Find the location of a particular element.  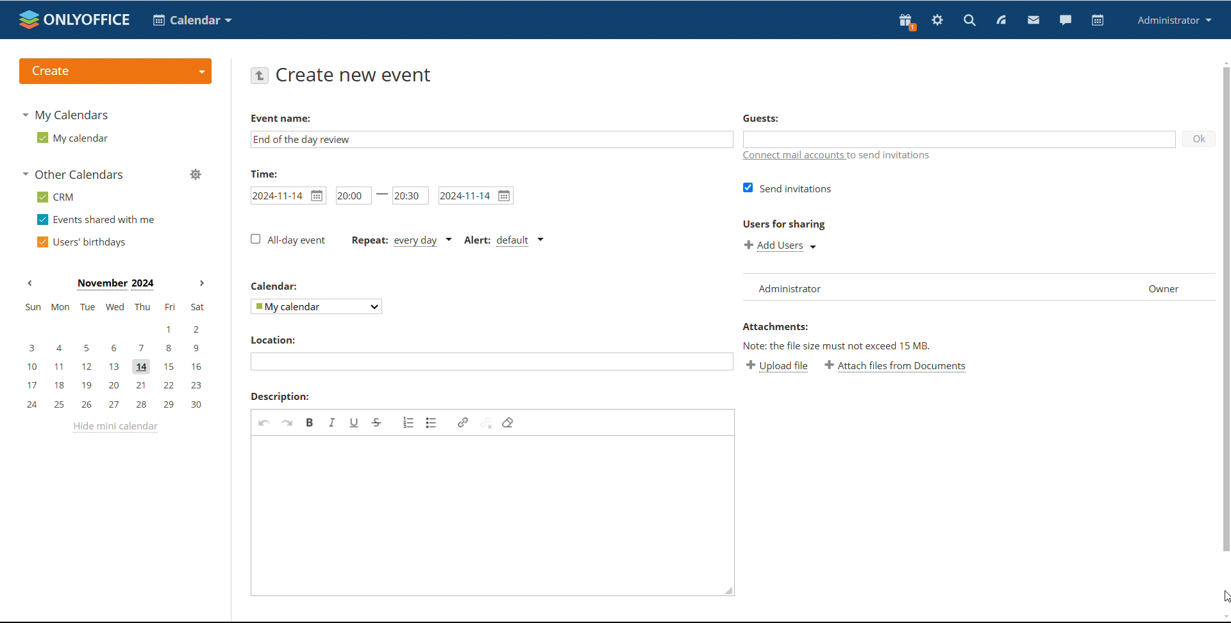

scrollbar is located at coordinates (1226, 309).